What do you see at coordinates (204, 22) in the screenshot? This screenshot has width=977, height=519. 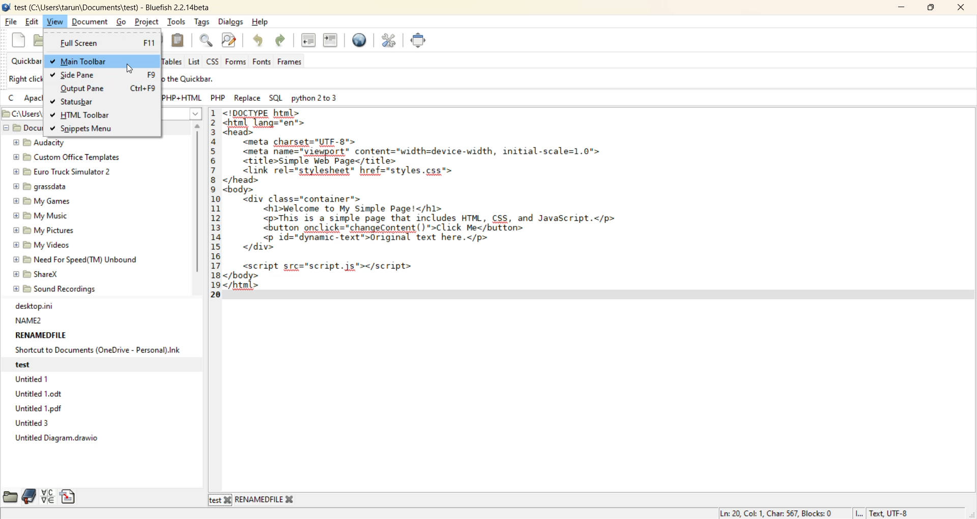 I see `tags` at bounding box center [204, 22].